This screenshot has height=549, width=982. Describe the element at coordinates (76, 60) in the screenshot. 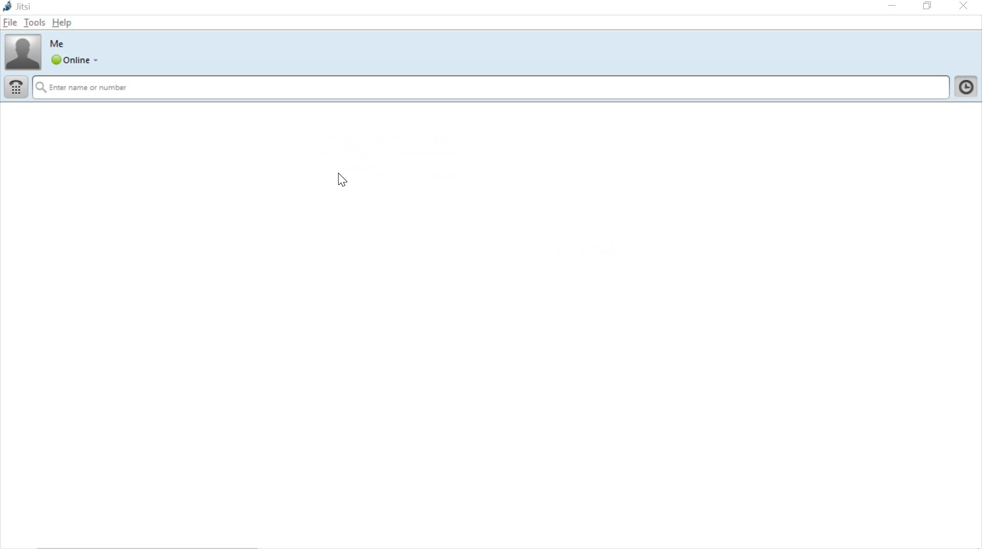

I see `global status` at that location.